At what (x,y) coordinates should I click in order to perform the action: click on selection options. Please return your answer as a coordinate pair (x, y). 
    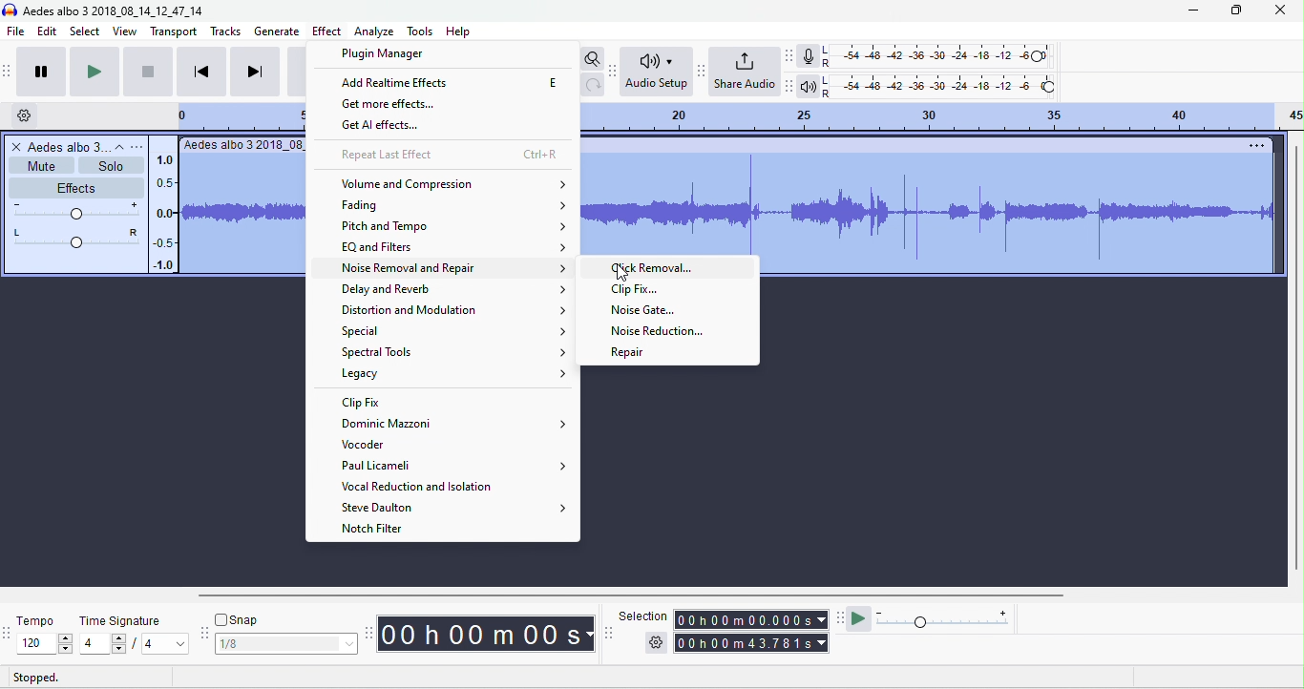
    Looking at the image, I should click on (656, 641).